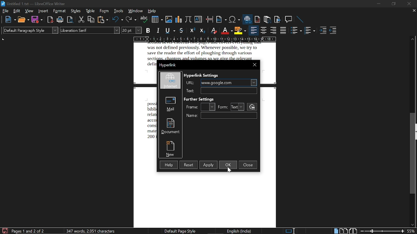 Image resolution: width=417 pixels, height=234 pixels. Describe the element at coordinates (413, 11) in the screenshot. I see `close current tab` at that location.